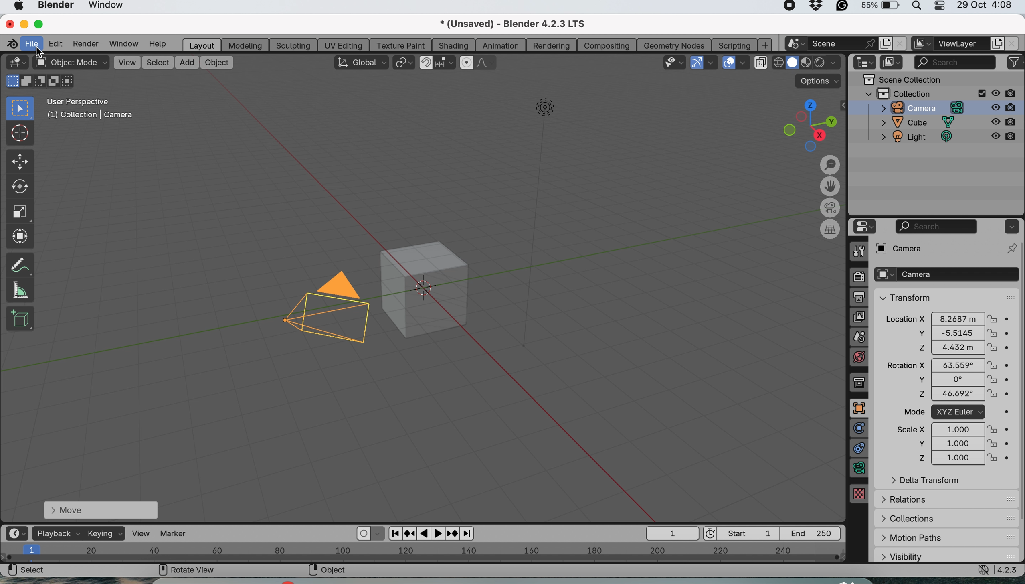 The image size is (1025, 584). What do you see at coordinates (937, 227) in the screenshot?
I see `search` at bounding box center [937, 227].